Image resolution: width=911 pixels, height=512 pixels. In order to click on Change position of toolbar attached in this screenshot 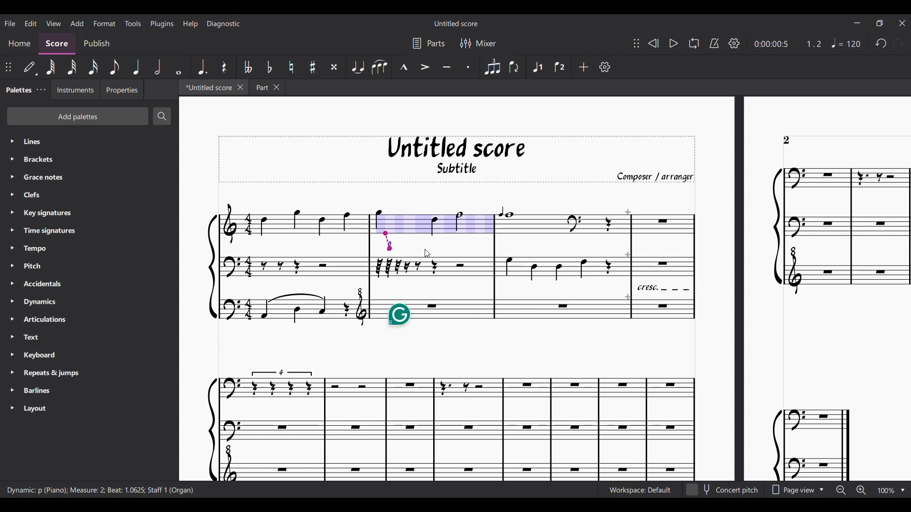, I will do `click(8, 67)`.